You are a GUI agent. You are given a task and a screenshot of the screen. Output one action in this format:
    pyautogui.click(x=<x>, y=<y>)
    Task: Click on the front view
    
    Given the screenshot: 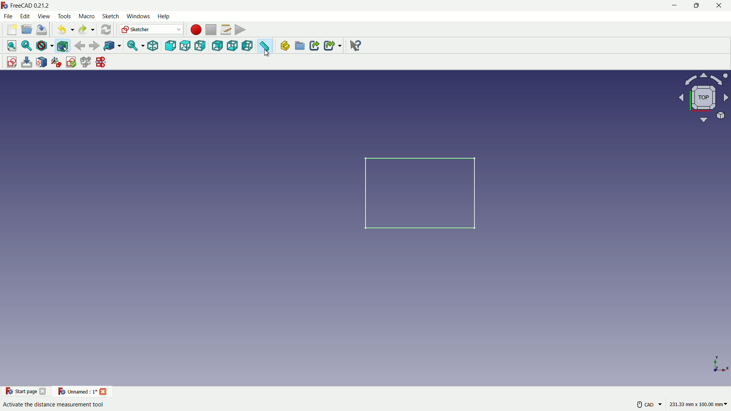 What is the action you would take?
    pyautogui.click(x=170, y=46)
    